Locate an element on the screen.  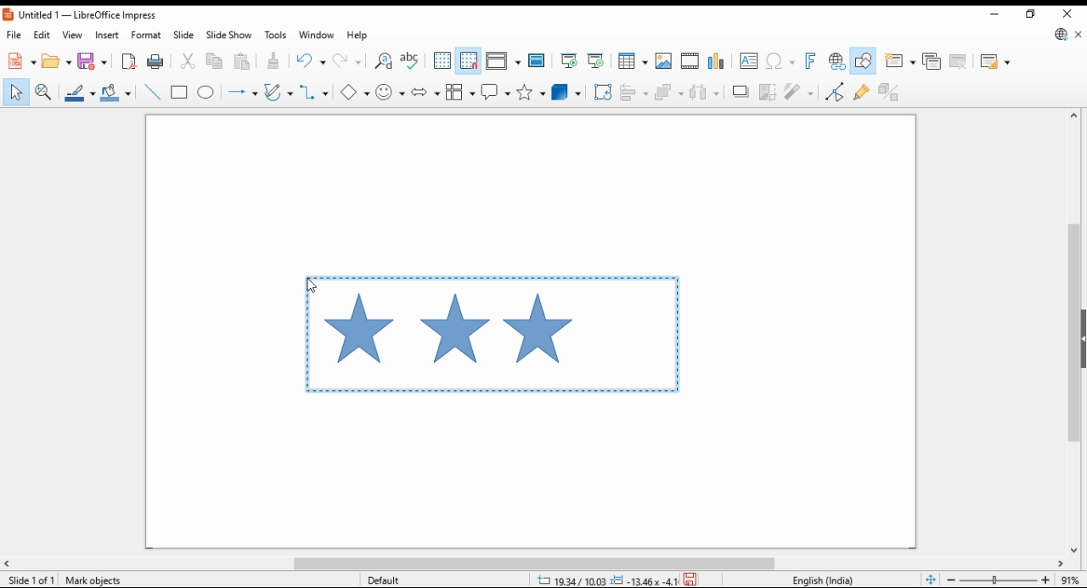
fill color is located at coordinates (118, 92).